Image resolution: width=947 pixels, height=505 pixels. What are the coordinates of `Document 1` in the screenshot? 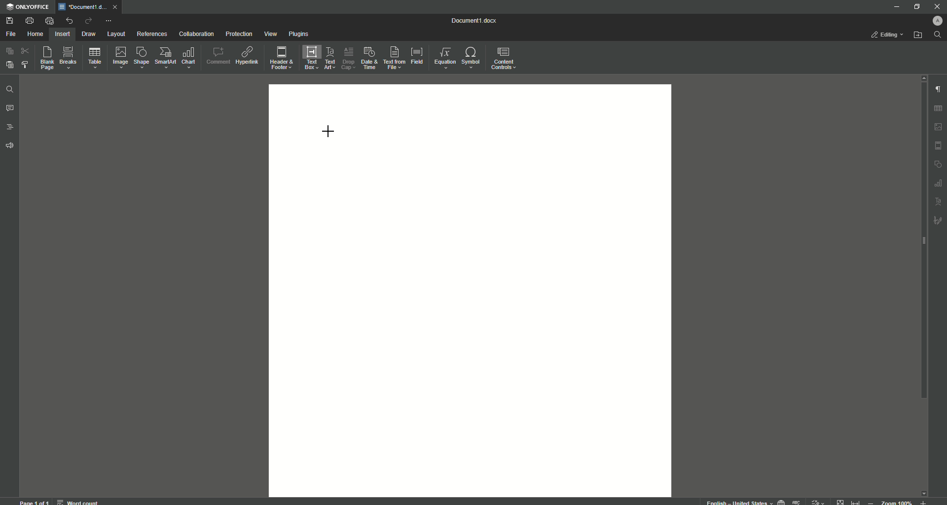 It's located at (480, 22).